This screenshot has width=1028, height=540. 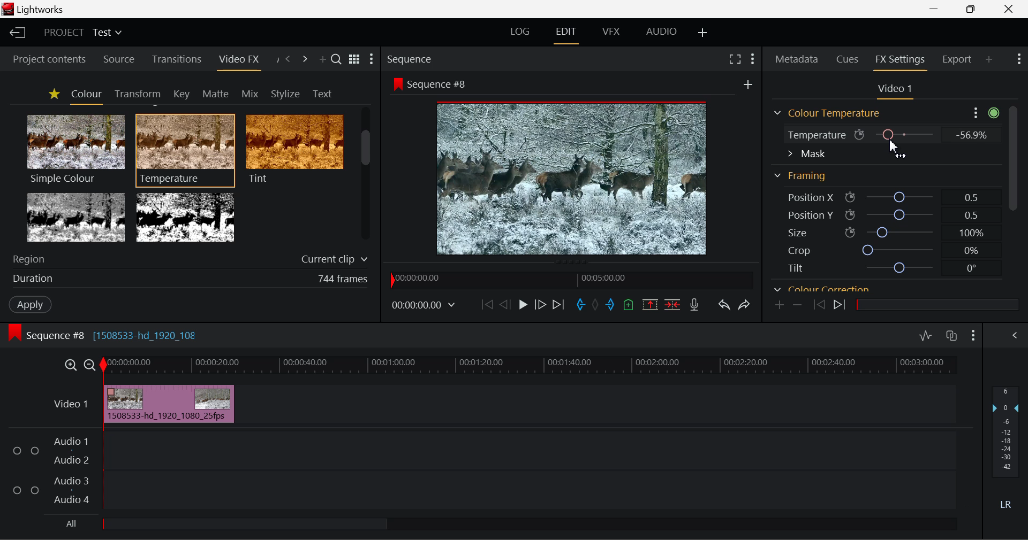 What do you see at coordinates (320, 93) in the screenshot?
I see `Text` at bounding box center [320, 93].